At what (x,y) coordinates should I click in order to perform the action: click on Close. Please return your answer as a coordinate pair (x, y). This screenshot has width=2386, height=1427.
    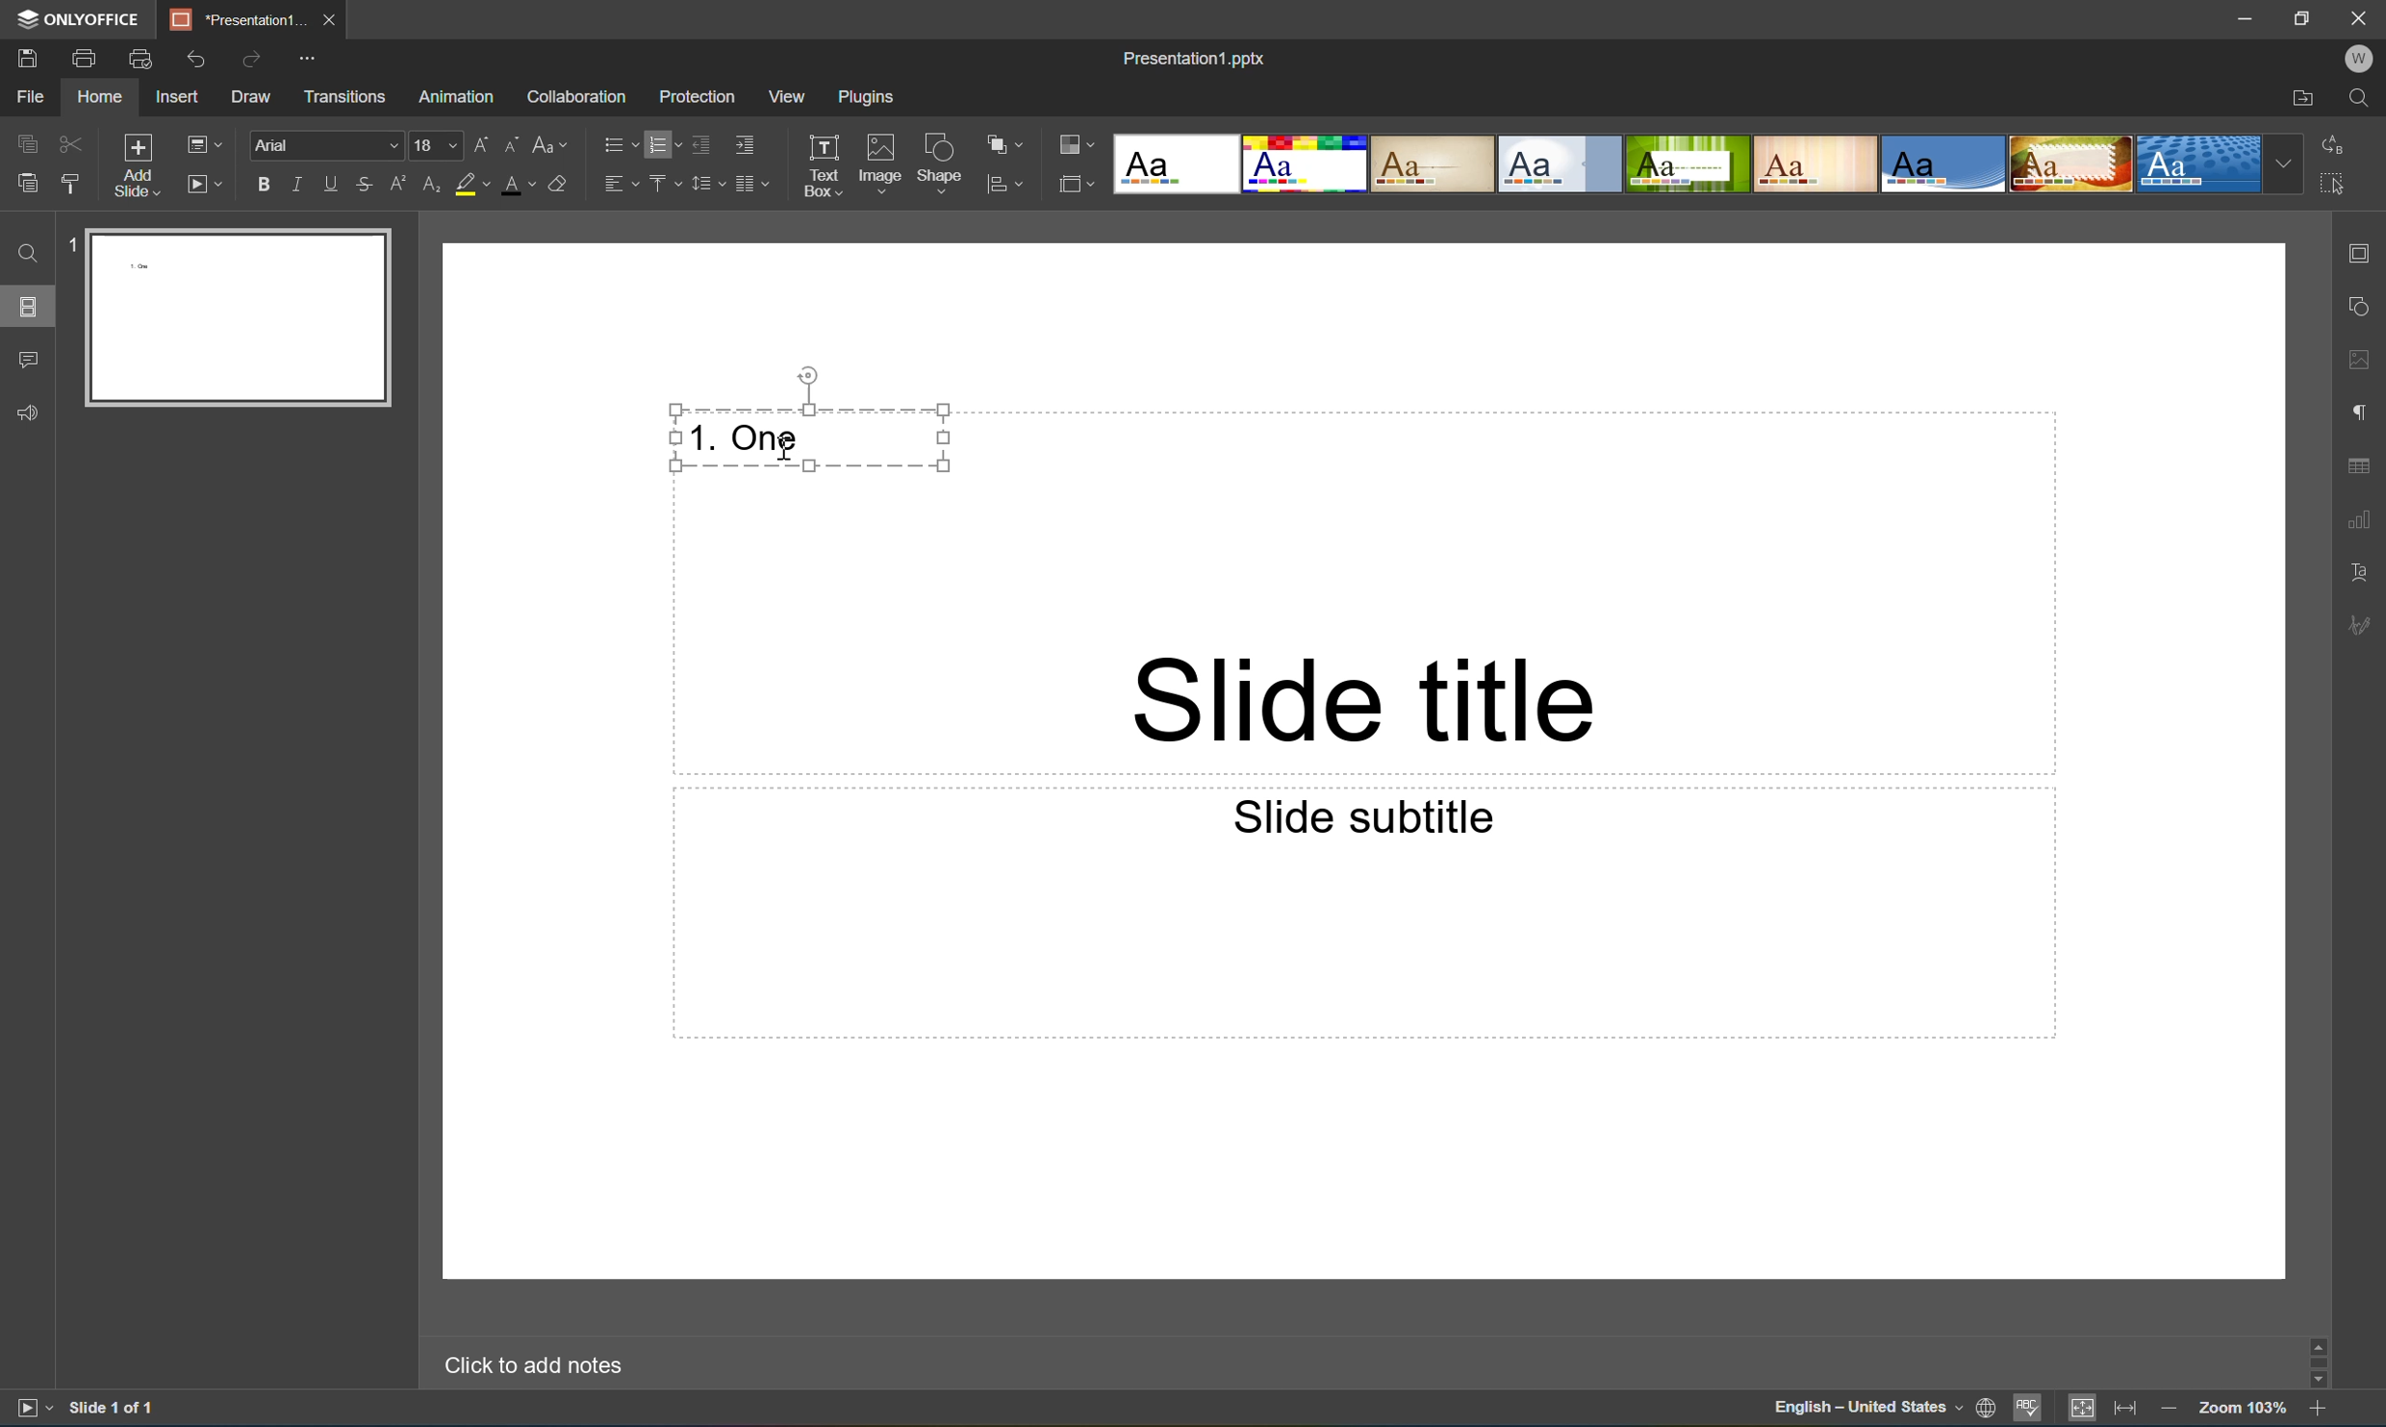
    Looking at the image, I should click on (335, 20).